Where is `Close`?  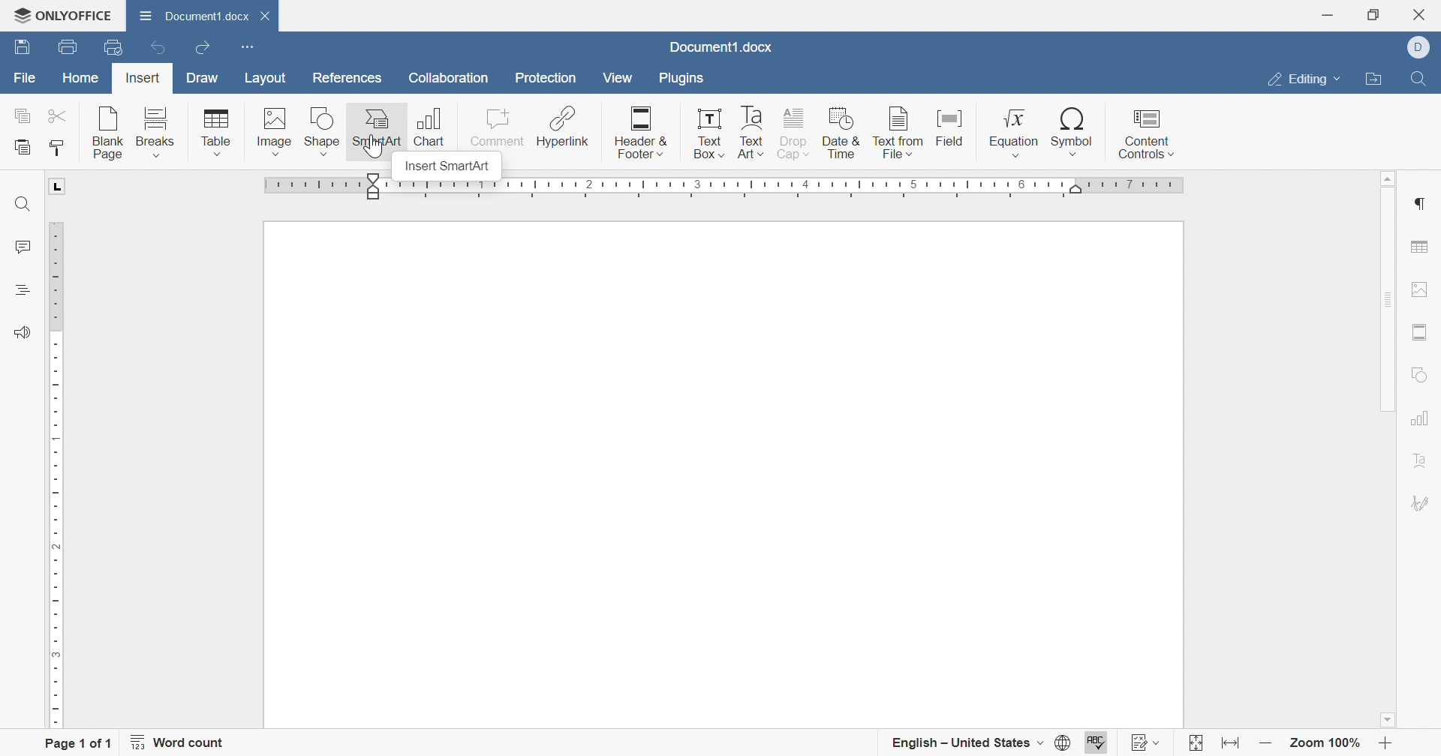
Close is located at coordinates (1423, 13).